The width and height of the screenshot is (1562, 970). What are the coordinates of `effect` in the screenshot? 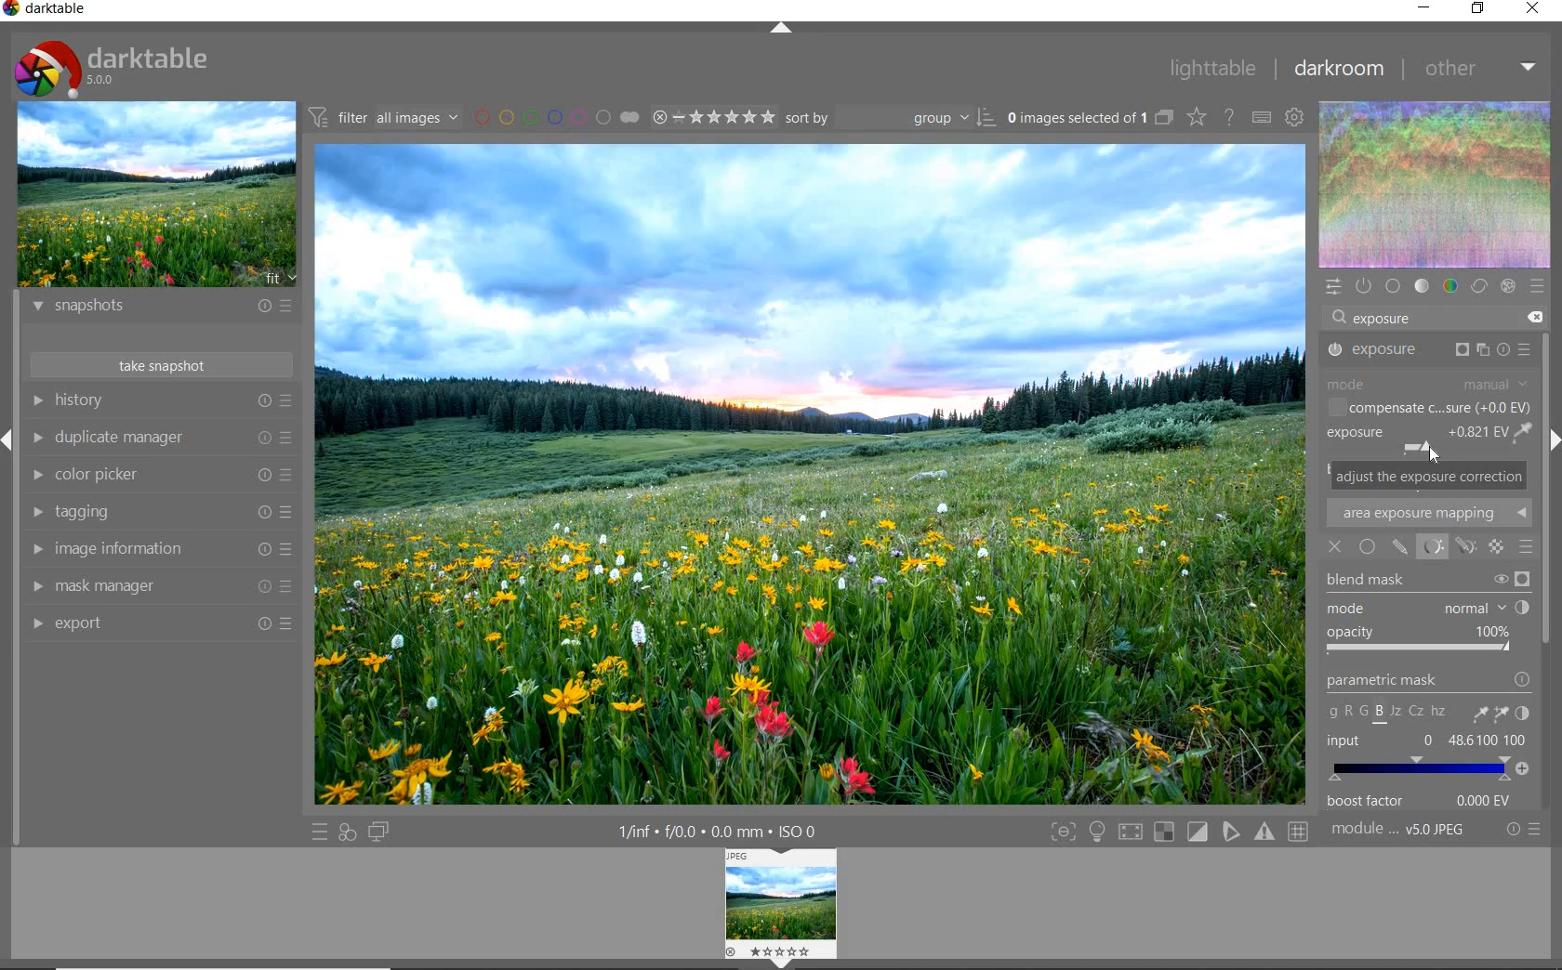 It's located at (1507, 288).